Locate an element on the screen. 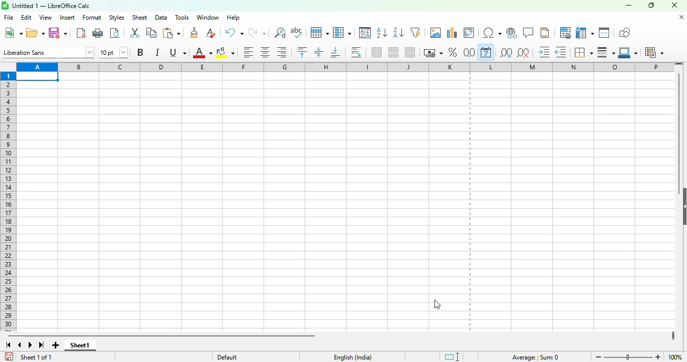 Image resolution: width=687 pixels, height=362 pixels. format as number is located at coordinates (470, 52).